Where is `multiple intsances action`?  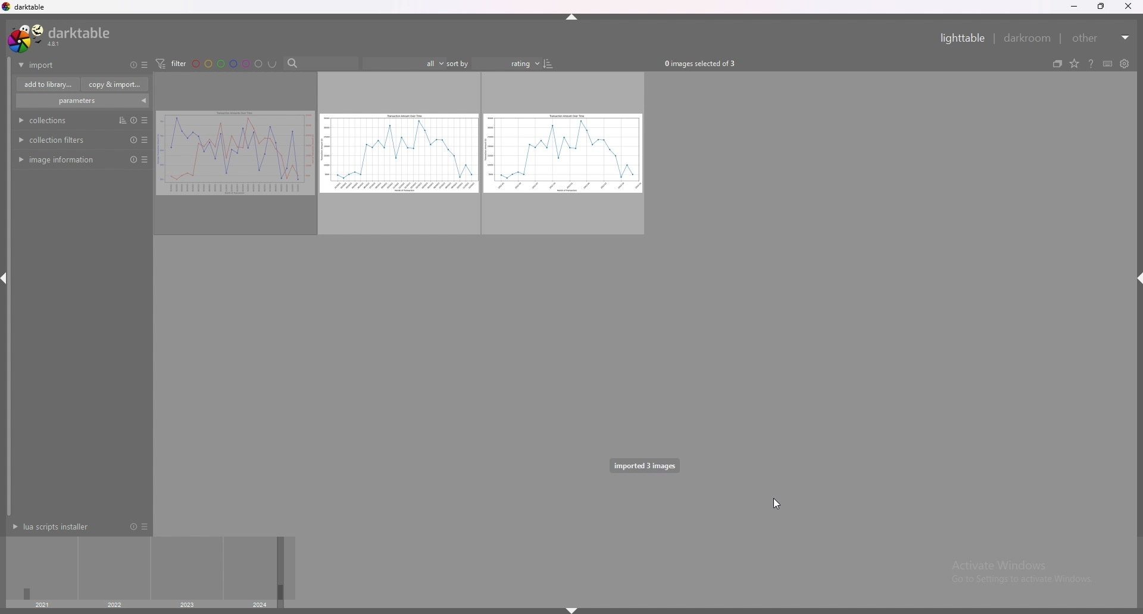 multiple intsances action is located at coordinates (119, 120).